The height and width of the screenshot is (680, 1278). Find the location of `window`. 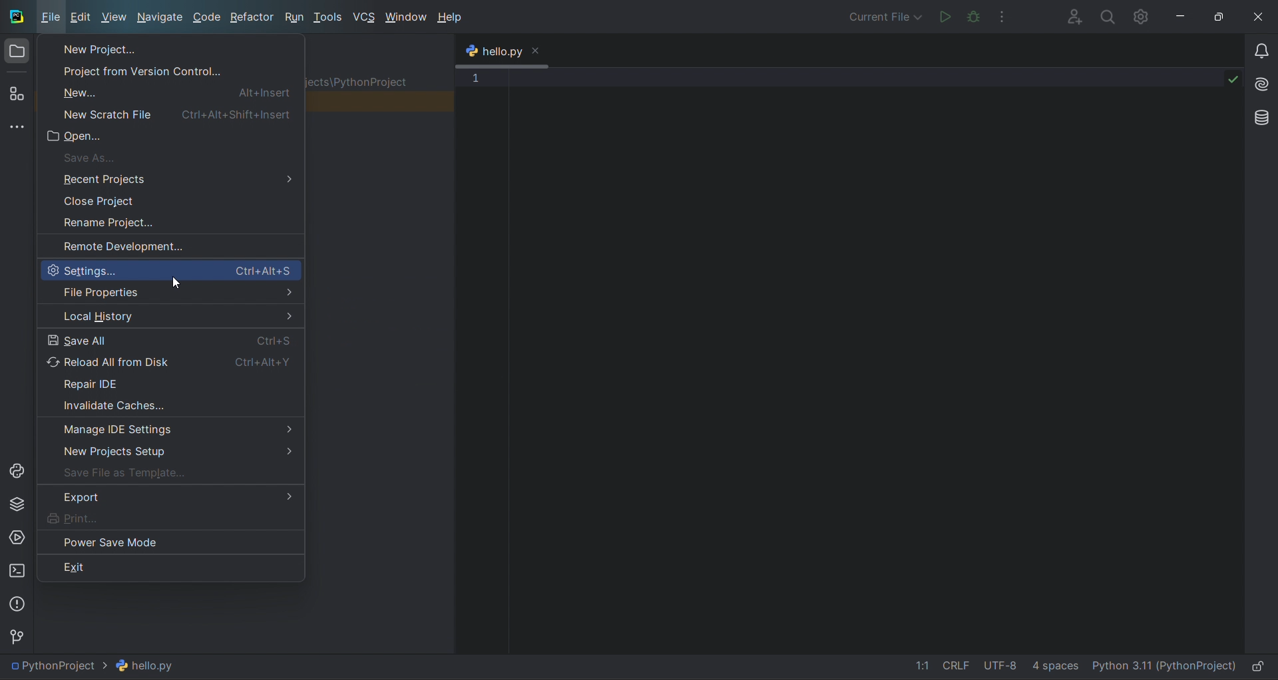

window is located at coordinates (403, 15).